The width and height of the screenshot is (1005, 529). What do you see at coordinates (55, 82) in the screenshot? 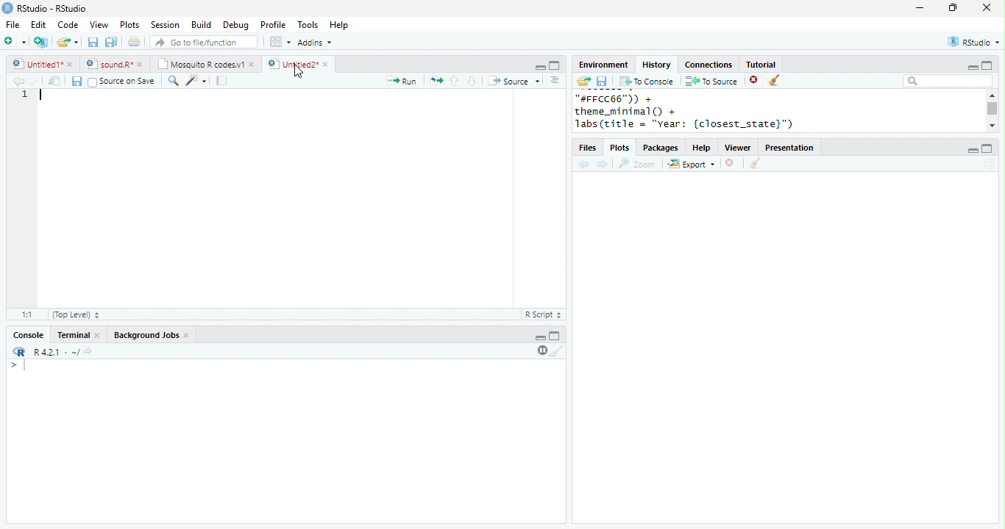
I see `show in new window` at bounding box center [55, 82].